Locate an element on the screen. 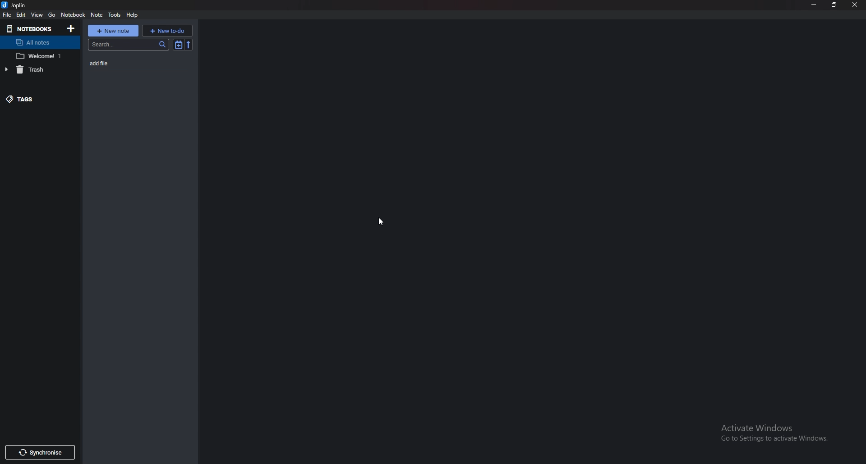 This screenshot has height=464, width=866. note is located at coordinates (97, 15).